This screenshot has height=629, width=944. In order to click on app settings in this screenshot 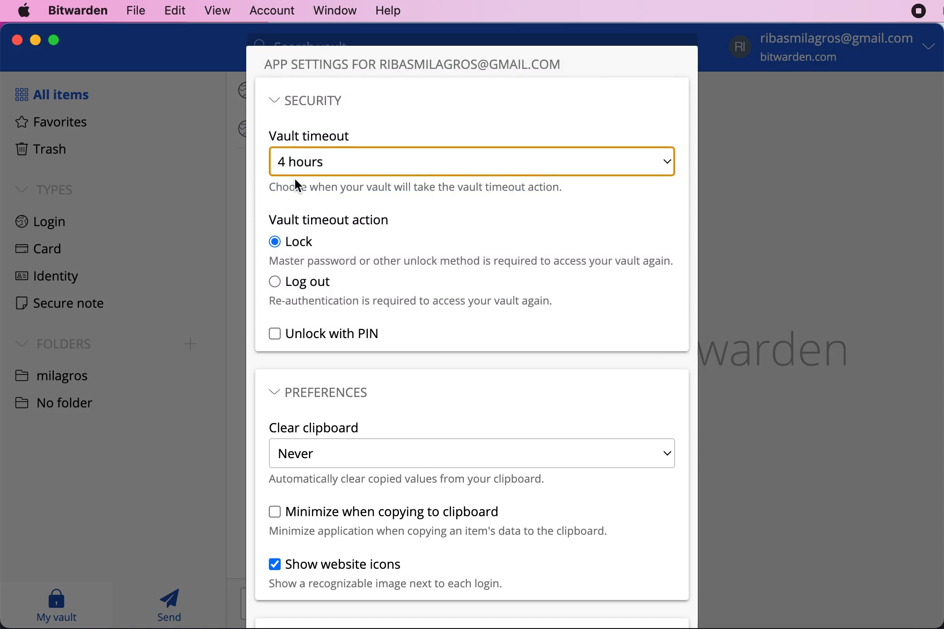, I will do `click(414, 64)`.